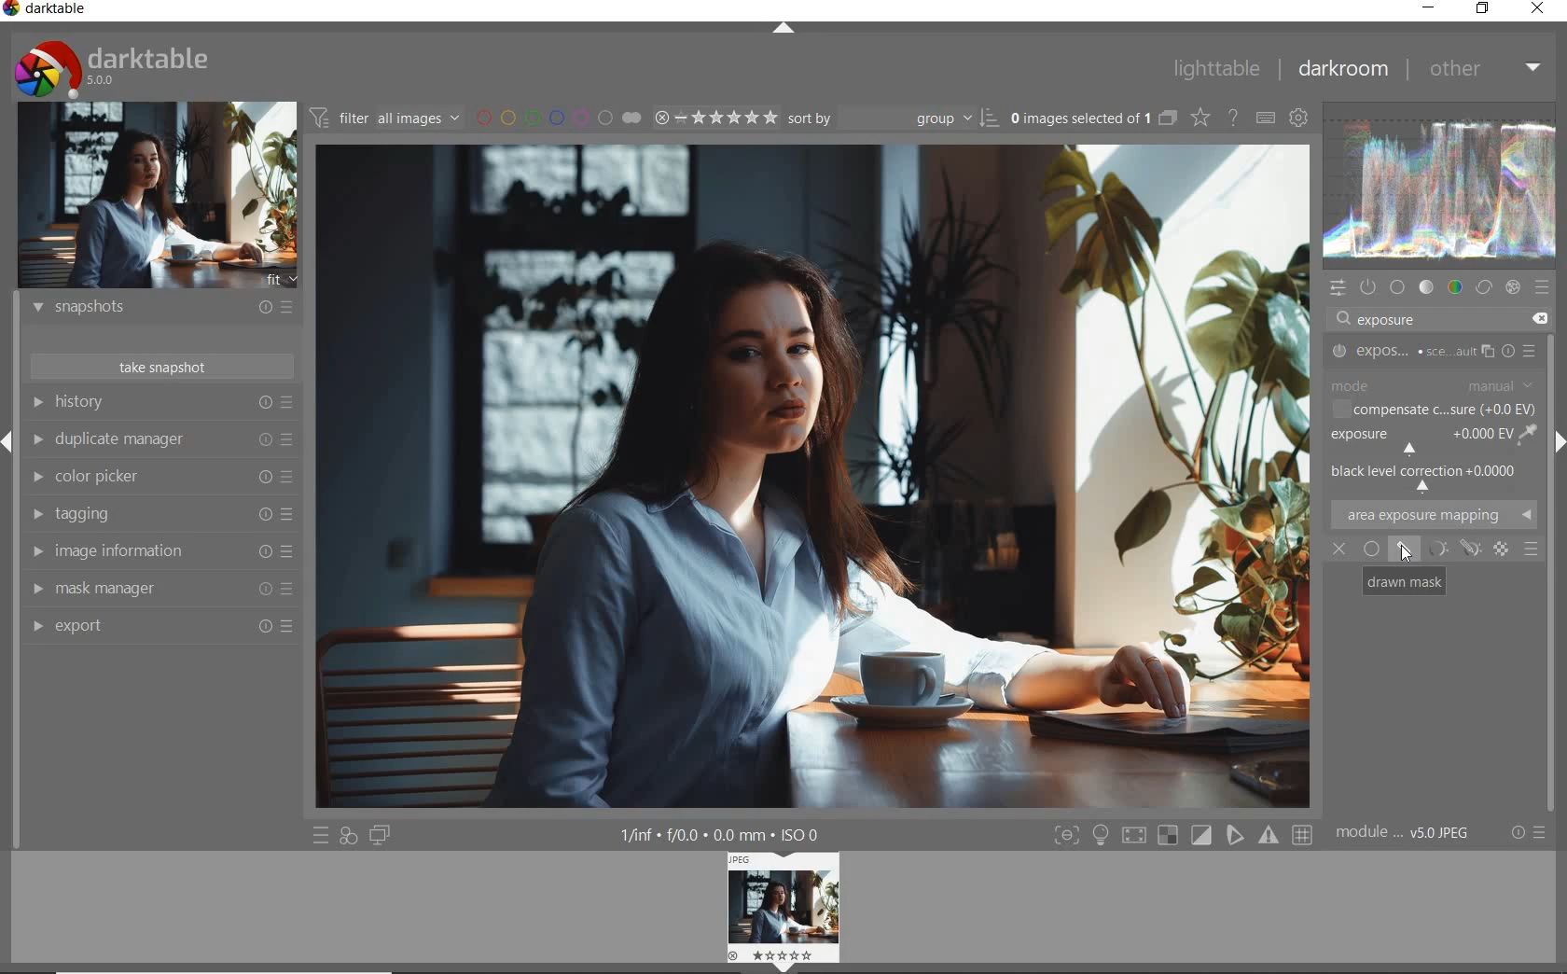 This screenshot has height=974, width=1567. I want to click on cursor, so click(1406, 553).